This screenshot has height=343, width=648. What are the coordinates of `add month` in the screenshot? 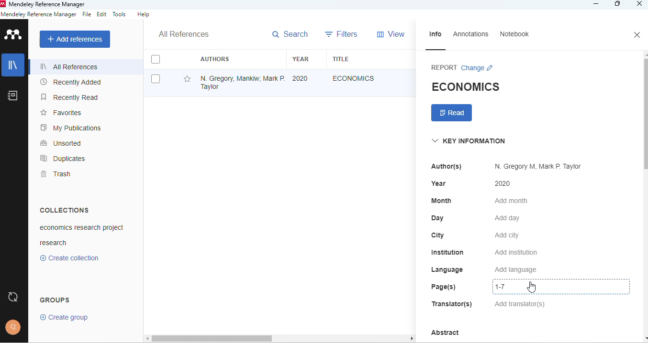 It's located at (512, 201).